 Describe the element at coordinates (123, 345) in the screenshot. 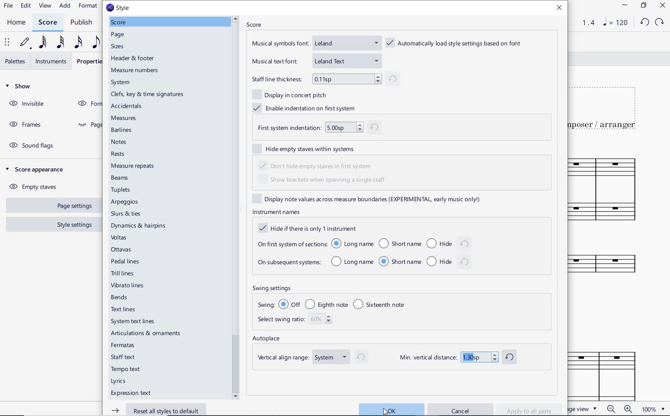

I see `fermatas` at that location.